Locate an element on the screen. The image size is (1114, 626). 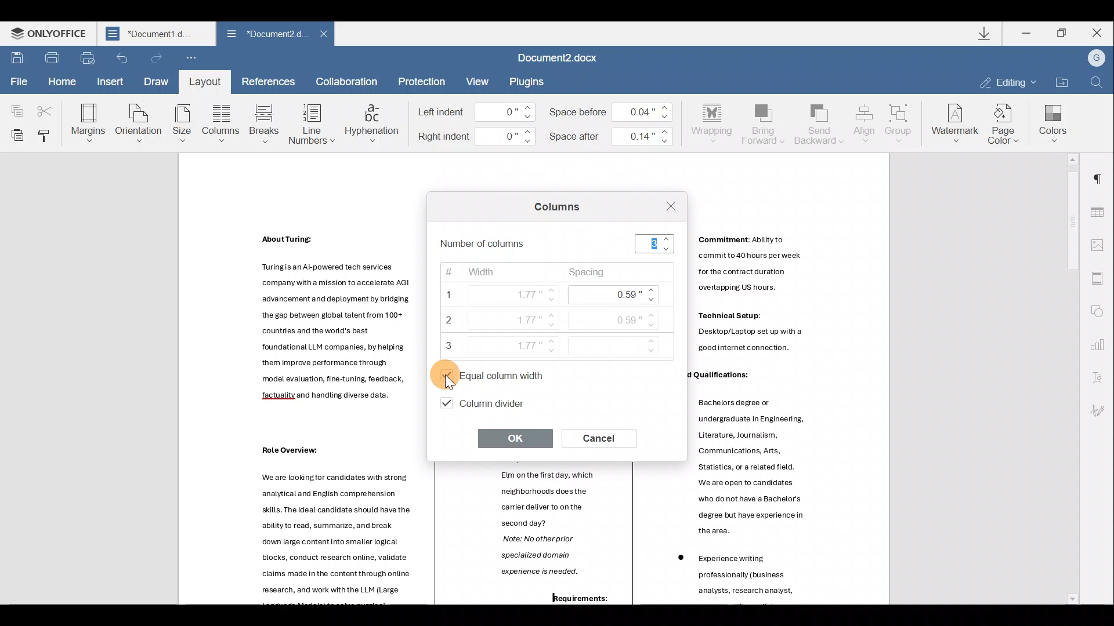
Watermark is located at coordinates (953, 122).